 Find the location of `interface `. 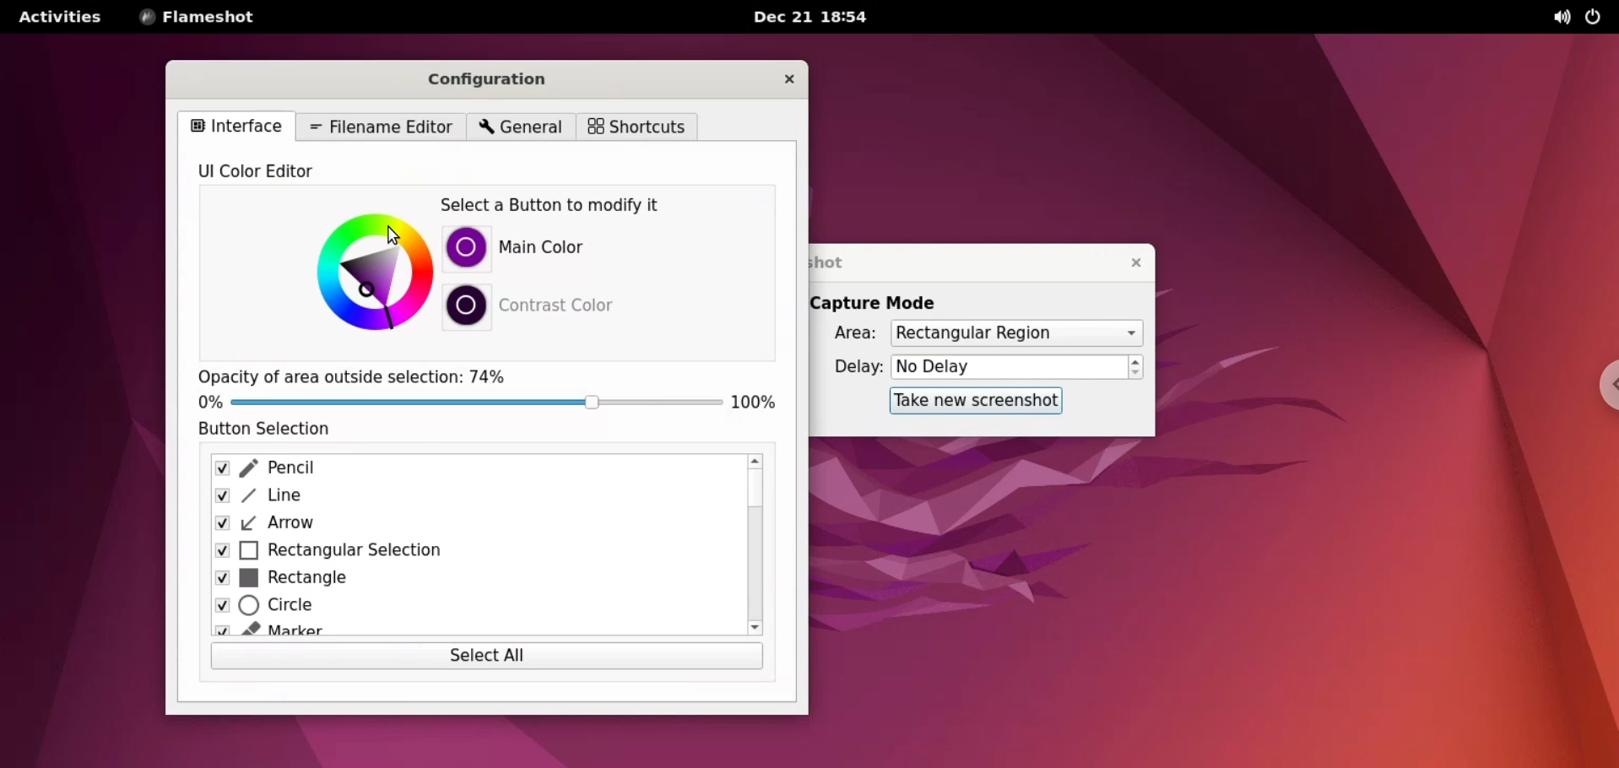

interface  is located at coordinates (240, 127).